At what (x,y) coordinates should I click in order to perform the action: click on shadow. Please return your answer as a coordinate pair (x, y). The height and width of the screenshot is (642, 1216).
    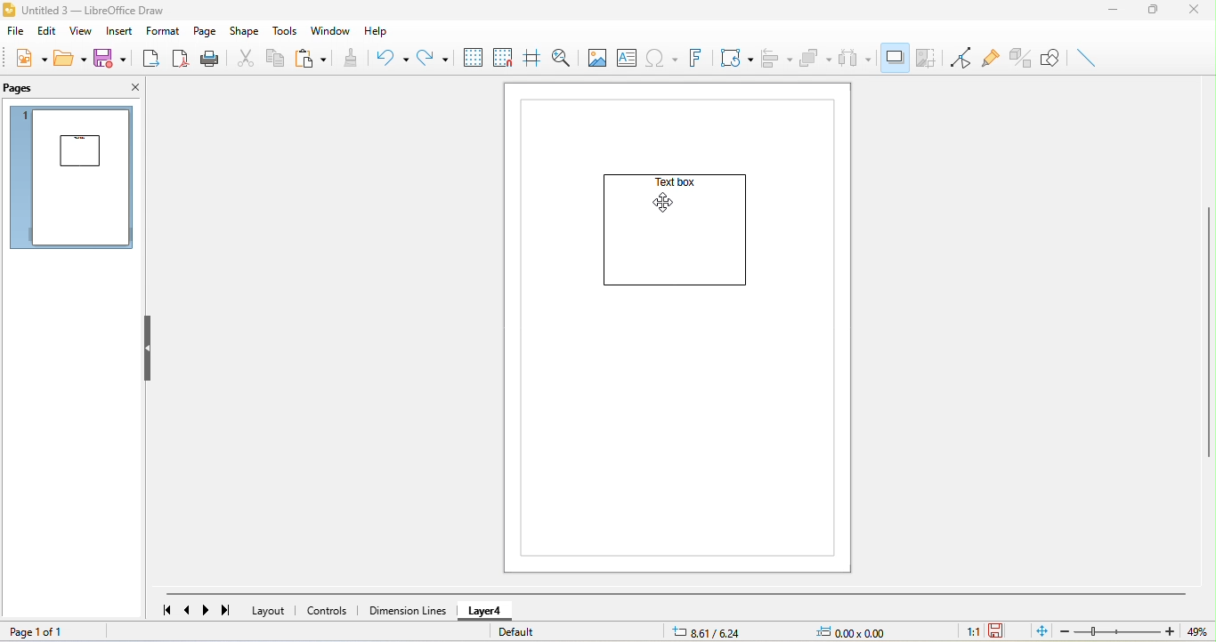
    Looking at the image, I should click on (895, 56).